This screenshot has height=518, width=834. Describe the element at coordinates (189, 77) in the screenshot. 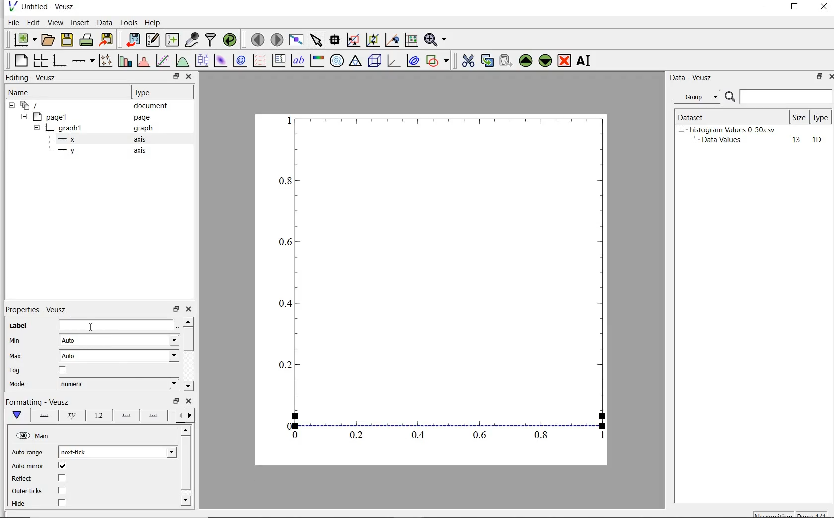

I see `close` at that location.